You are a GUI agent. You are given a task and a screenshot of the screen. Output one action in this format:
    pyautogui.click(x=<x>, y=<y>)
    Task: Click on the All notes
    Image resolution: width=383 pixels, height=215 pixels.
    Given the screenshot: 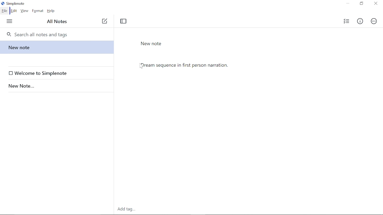 What is the action you would take?
    pyautogui.click(x=58, y=22)
    